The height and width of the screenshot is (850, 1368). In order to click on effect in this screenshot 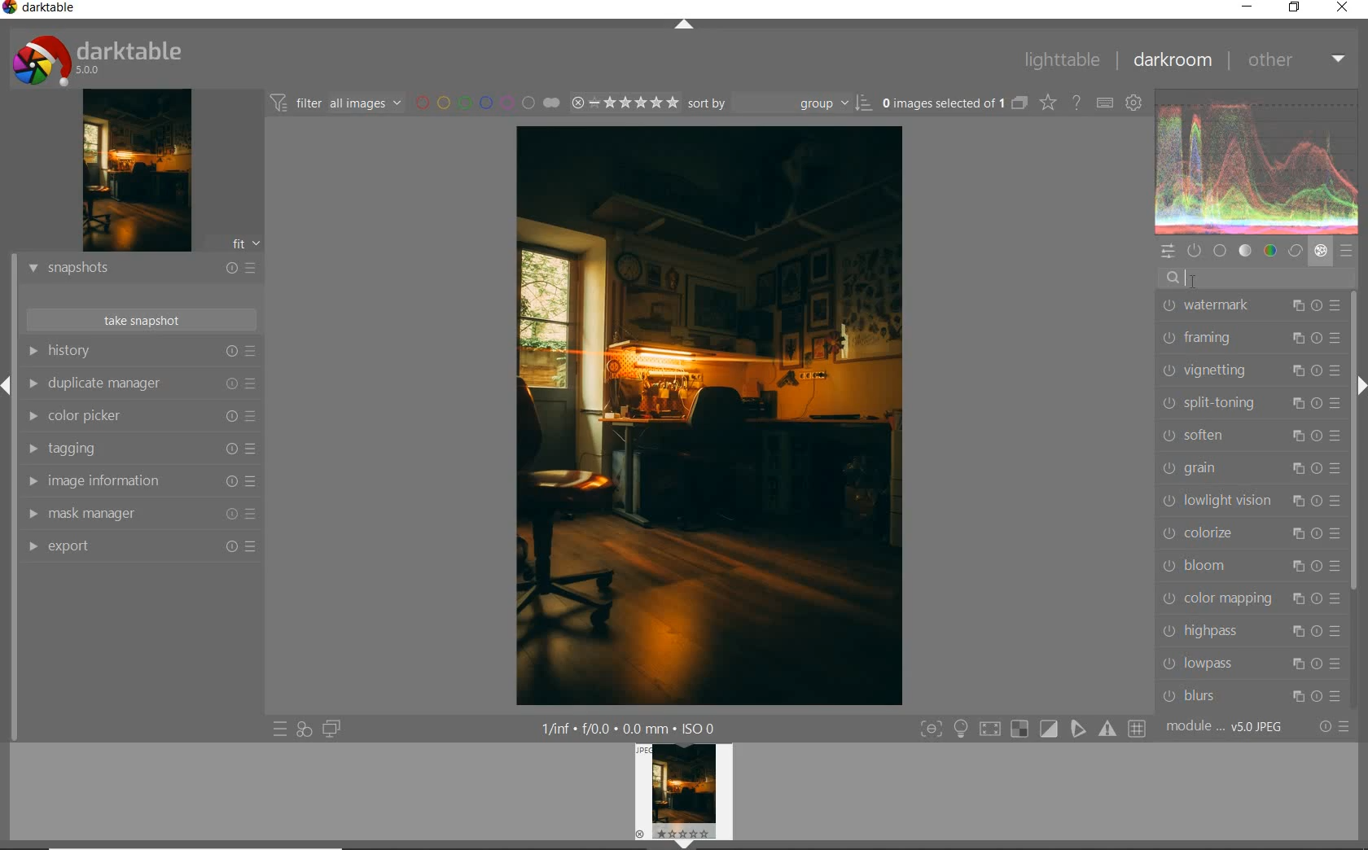, I will do `click(1322, 252)`.